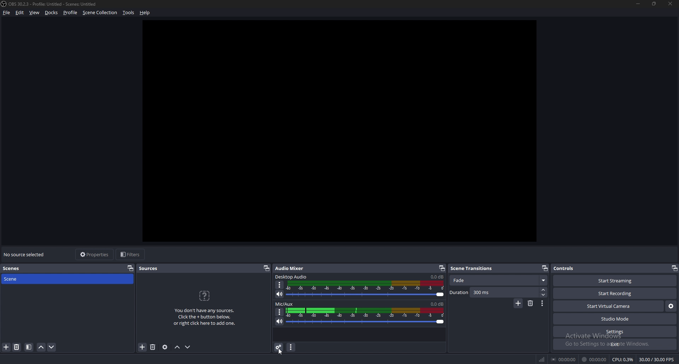 This screenshot has width=679, height=364. What do you see at coordinates (564, 359) in the screenshot?
I see `00:00:00` at bounding box center [564, 359].